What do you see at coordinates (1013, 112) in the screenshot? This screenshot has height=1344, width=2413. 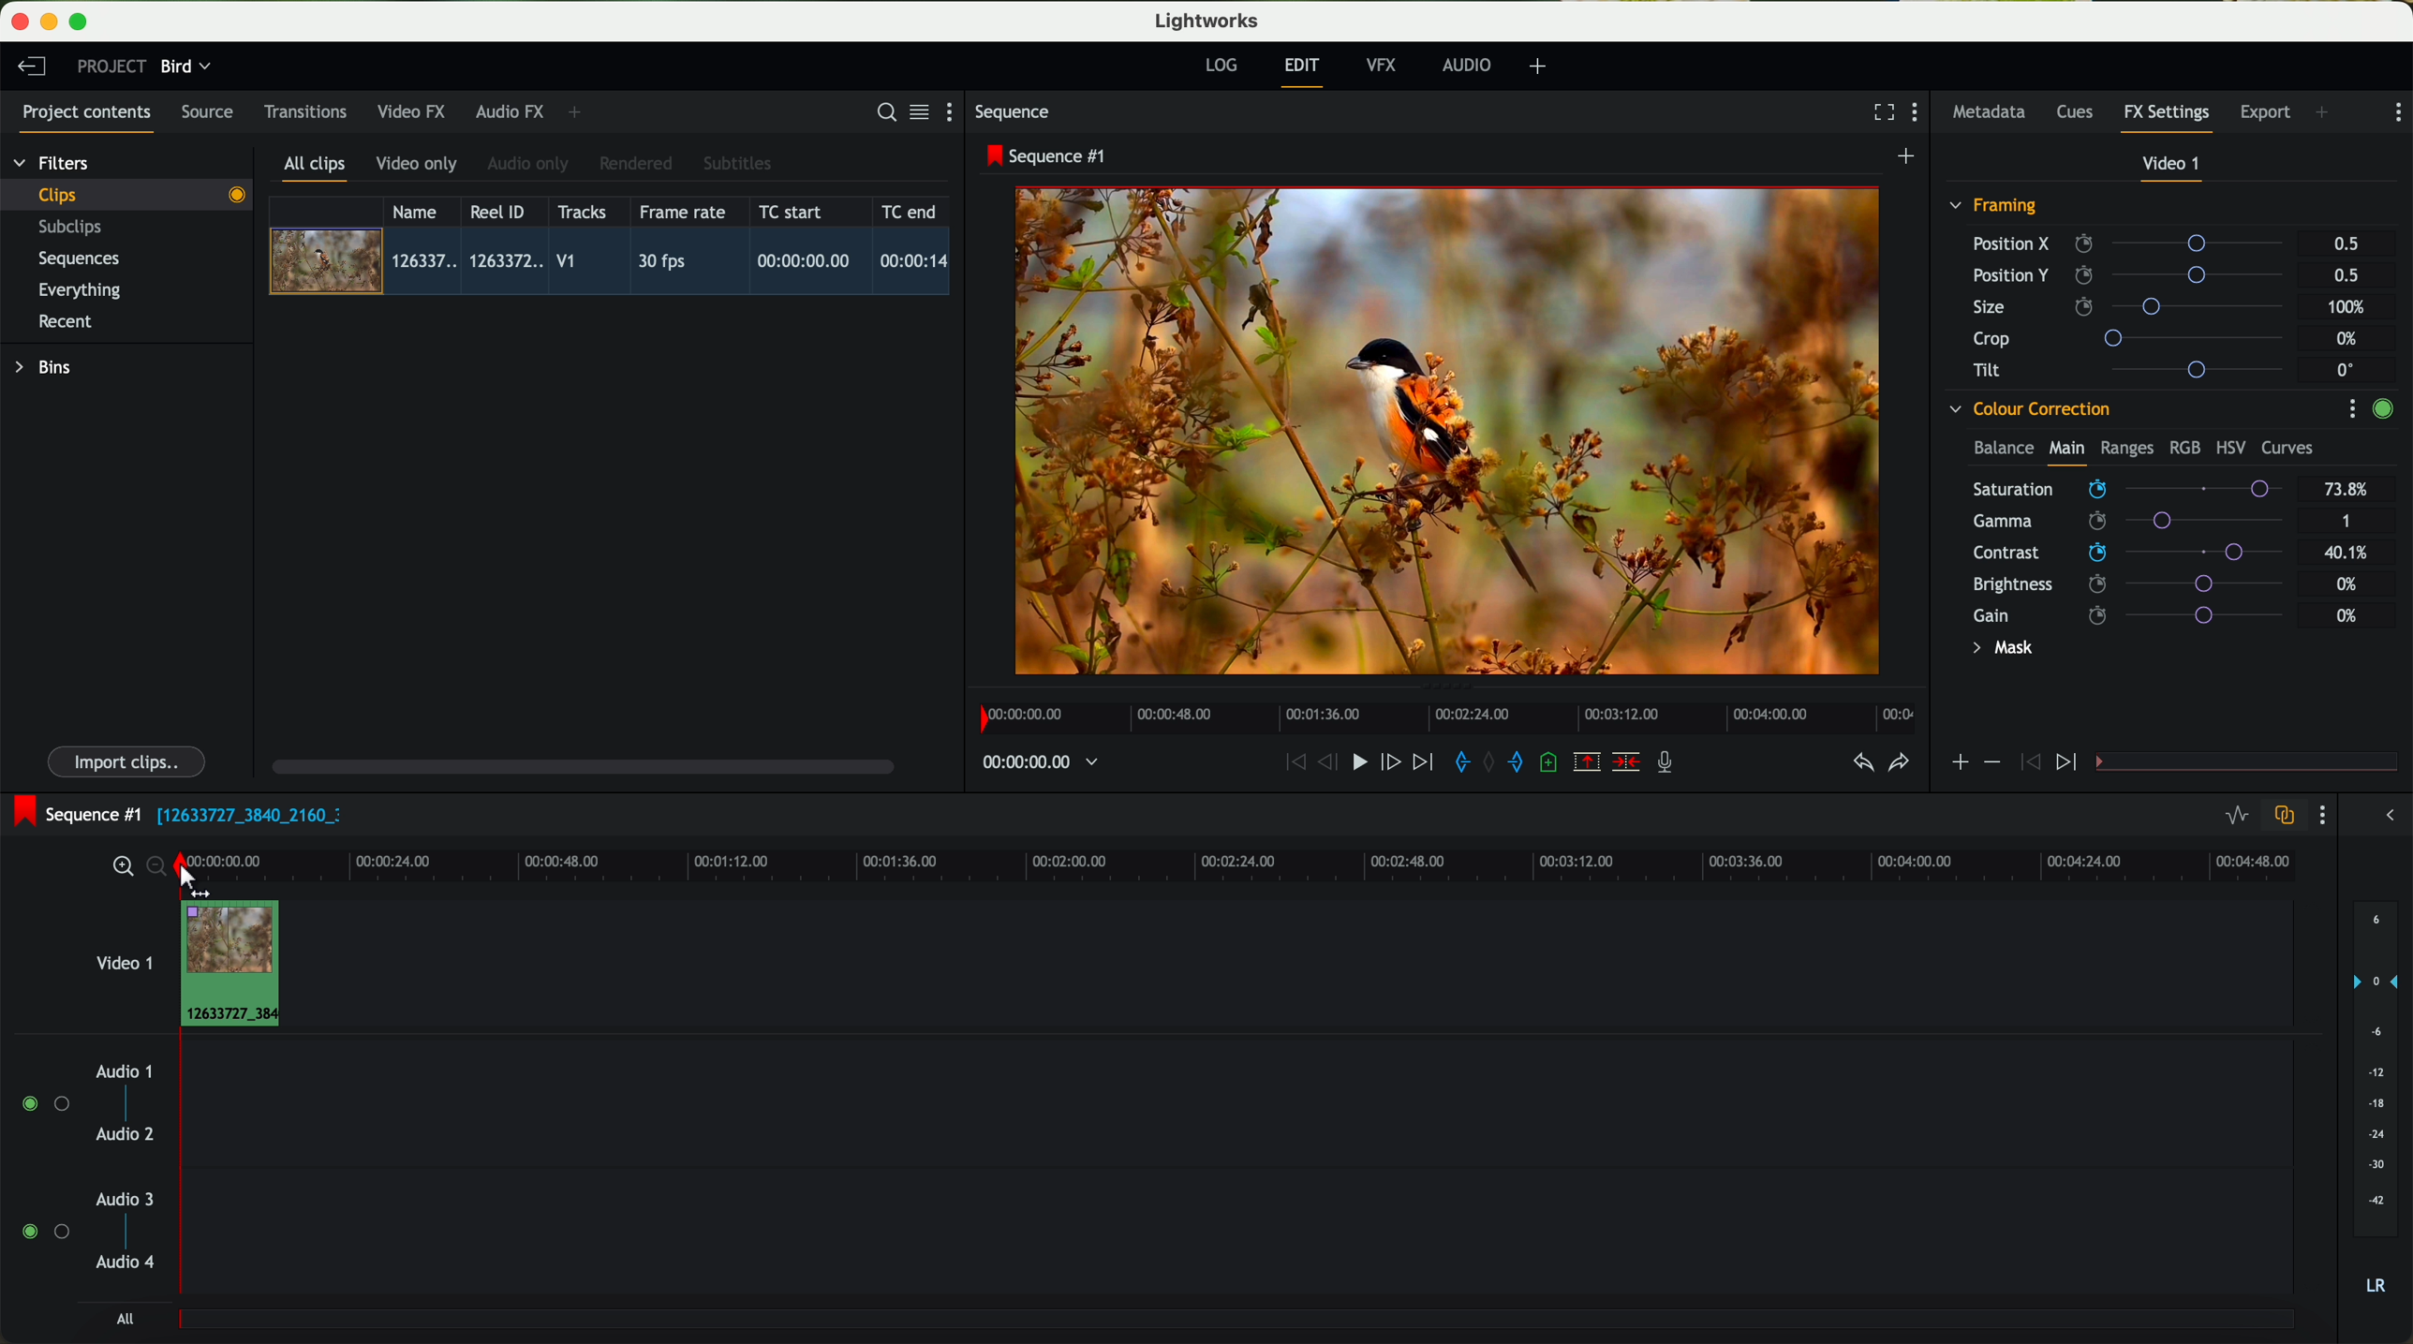 I see `sequence` at bounding box center [1013, 112].